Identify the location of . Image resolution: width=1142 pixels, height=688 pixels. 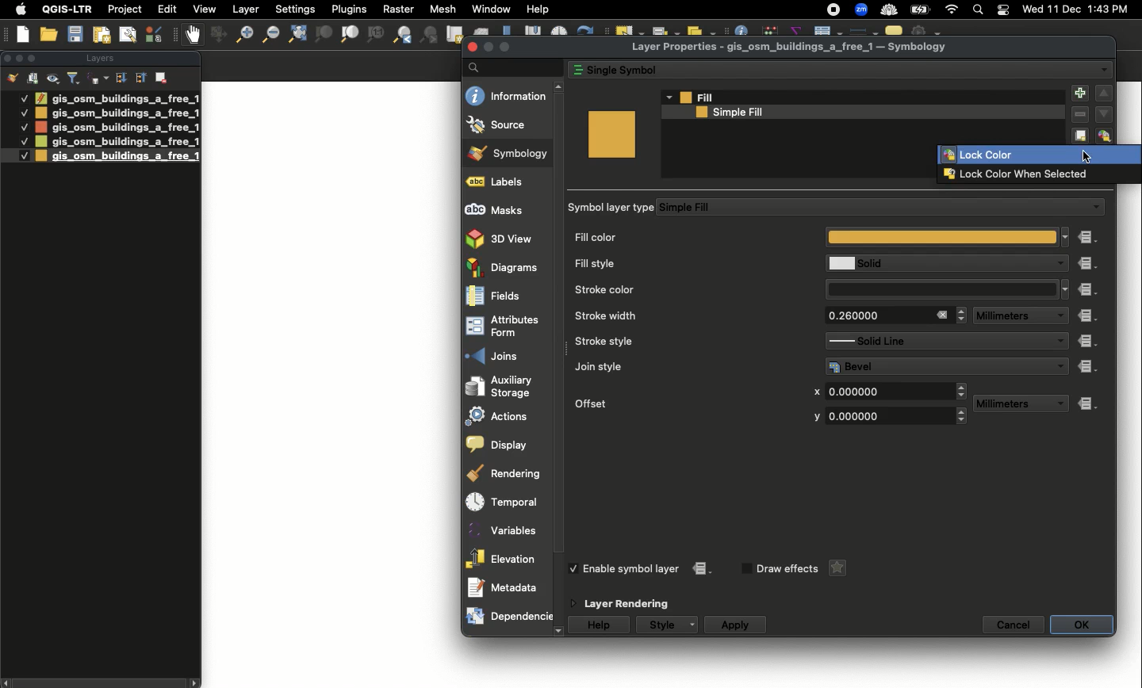
(1089, 403).